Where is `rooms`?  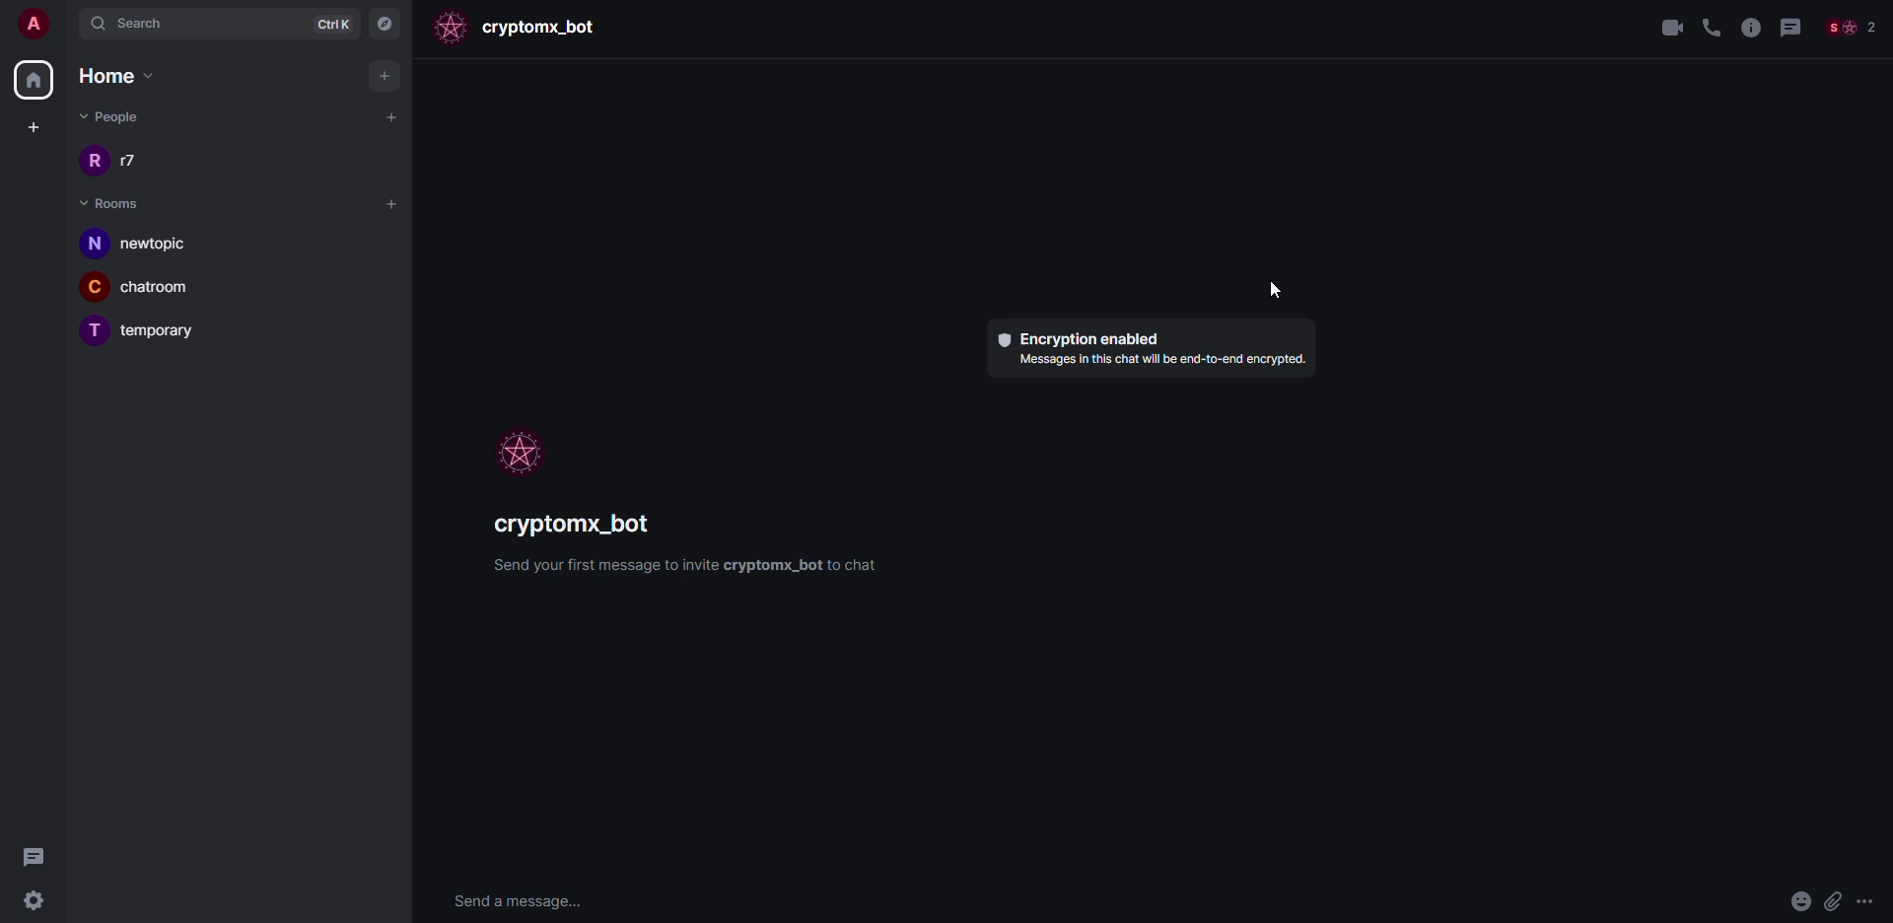 rooms is located at coordinates (110, 204).